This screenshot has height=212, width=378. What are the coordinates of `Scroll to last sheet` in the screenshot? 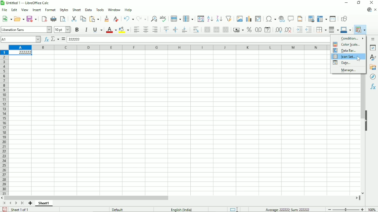 It's located at (22, 203).